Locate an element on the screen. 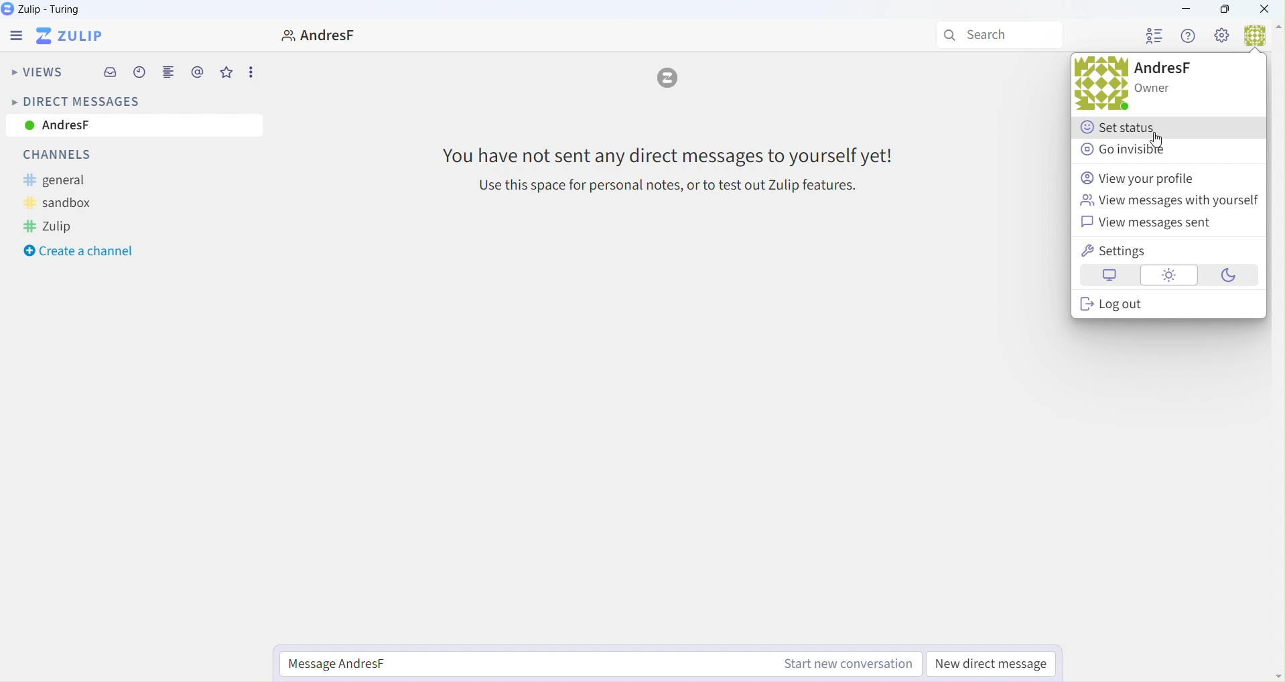 This screenshot has width=1285, height=682. Settings is located at coordinates (1164, 251).